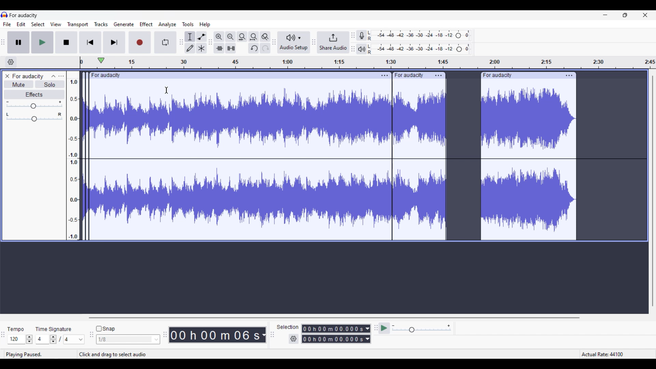  What do you see at coordinates (202, 36) in the screenshot?
I see `envelop tool` at bounding box center [202, 36].